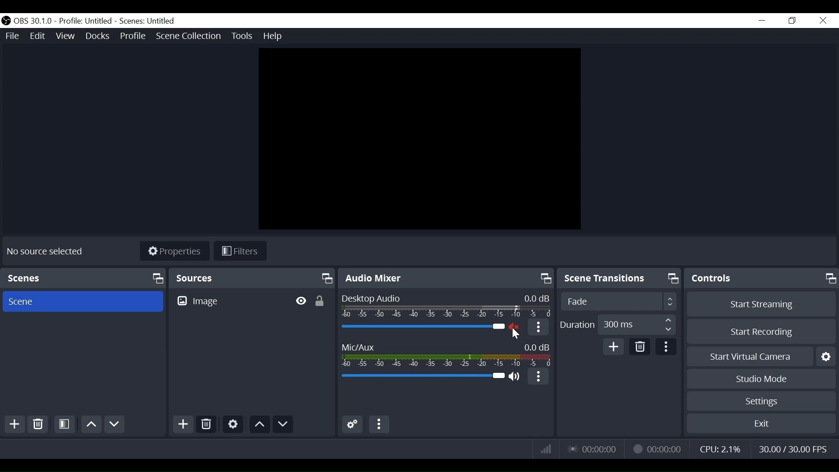 The image size is (839, 472). Describe the element at coordinates (589, 448) in the screenshot. I see `Live Status` at that location.